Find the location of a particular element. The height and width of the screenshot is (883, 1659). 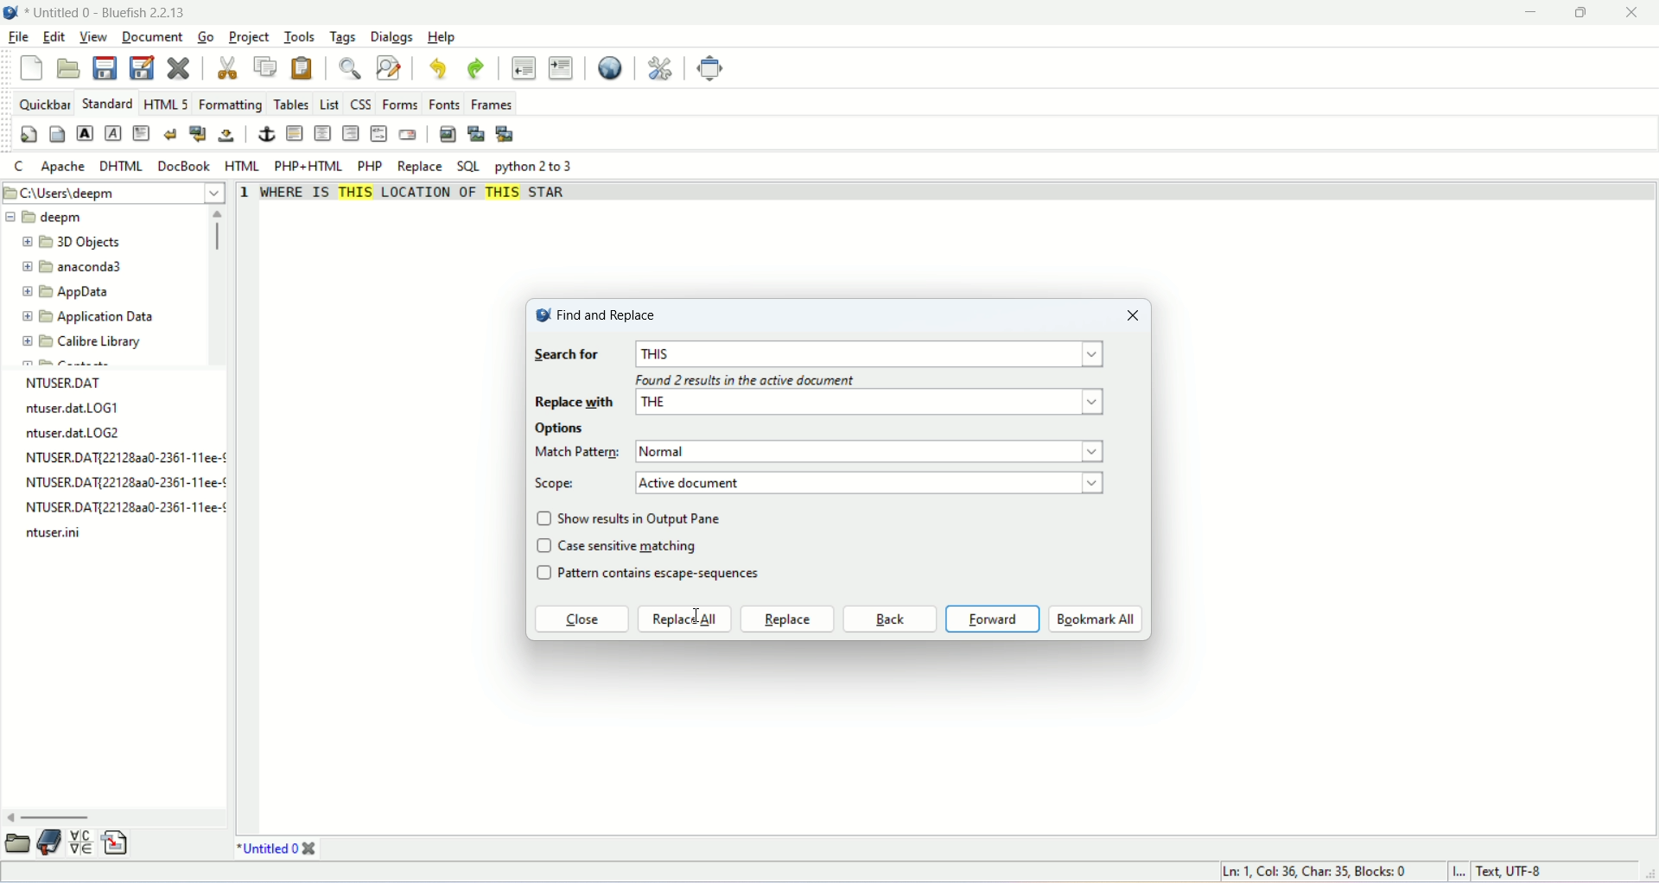

close is located at coordinates (581, 621).